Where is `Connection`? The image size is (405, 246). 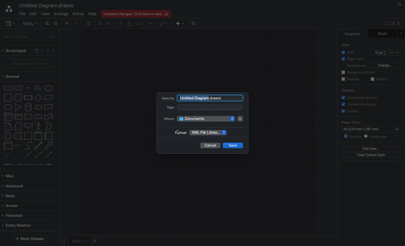
Connection is located at coordinates (152, 23).